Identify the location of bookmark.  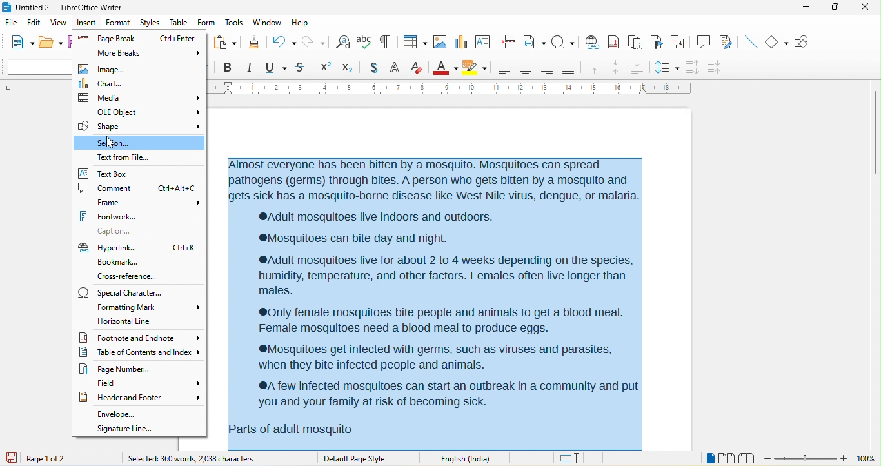
(656, 44).